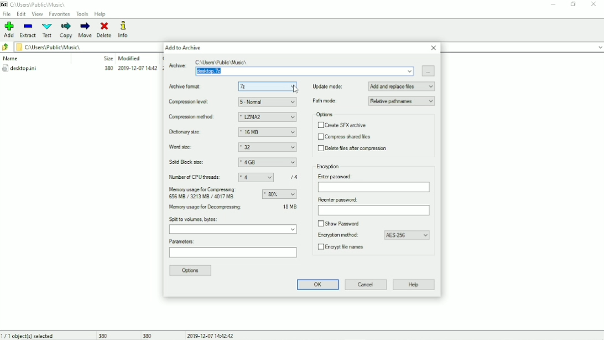  Describe the element at coordinates (235, 87) in the screenshot. I see `Archive format` at that location.